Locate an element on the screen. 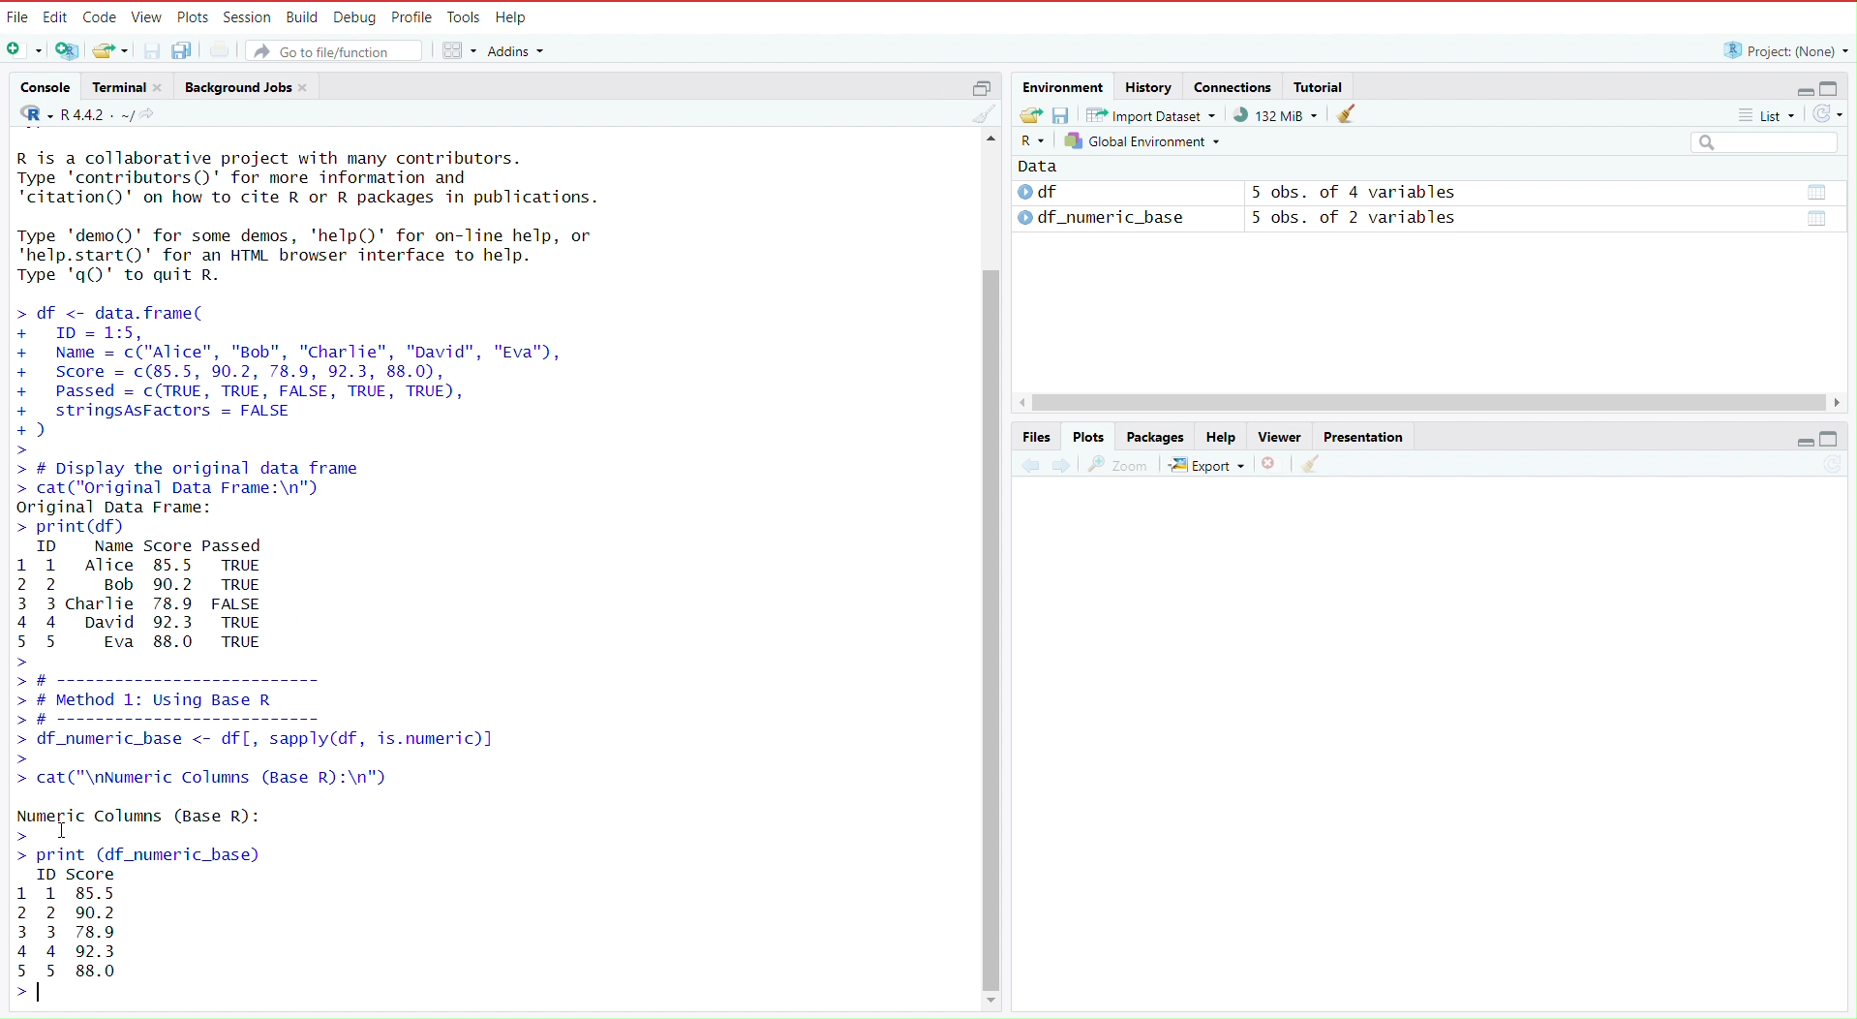 The height and width of the screenshot is (1019, 1857). history is located at coordinates (1150, 85).